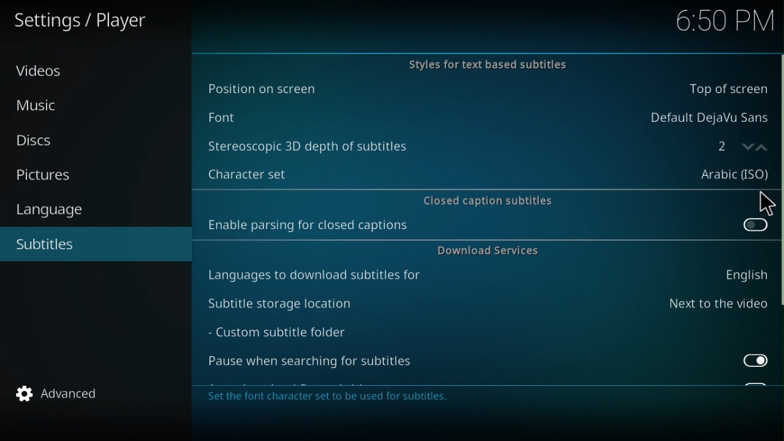 This screenshot has width=784, height=441. I want to click on Enable parsing for closed captions, so click(460, 228).